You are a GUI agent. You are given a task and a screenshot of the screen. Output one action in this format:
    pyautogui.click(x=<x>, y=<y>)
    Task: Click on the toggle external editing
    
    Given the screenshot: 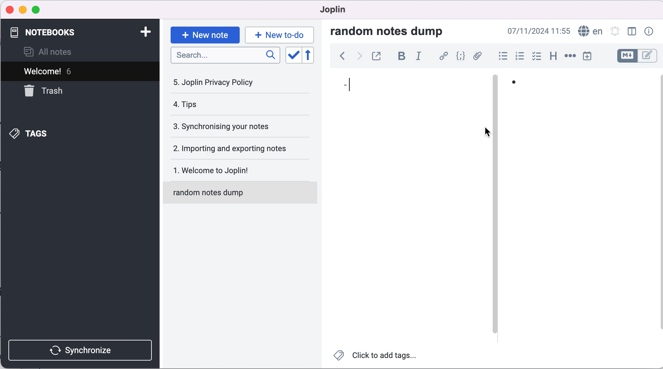 What is the action you would take?
    pyautogui.click(x=376, y=57)
    